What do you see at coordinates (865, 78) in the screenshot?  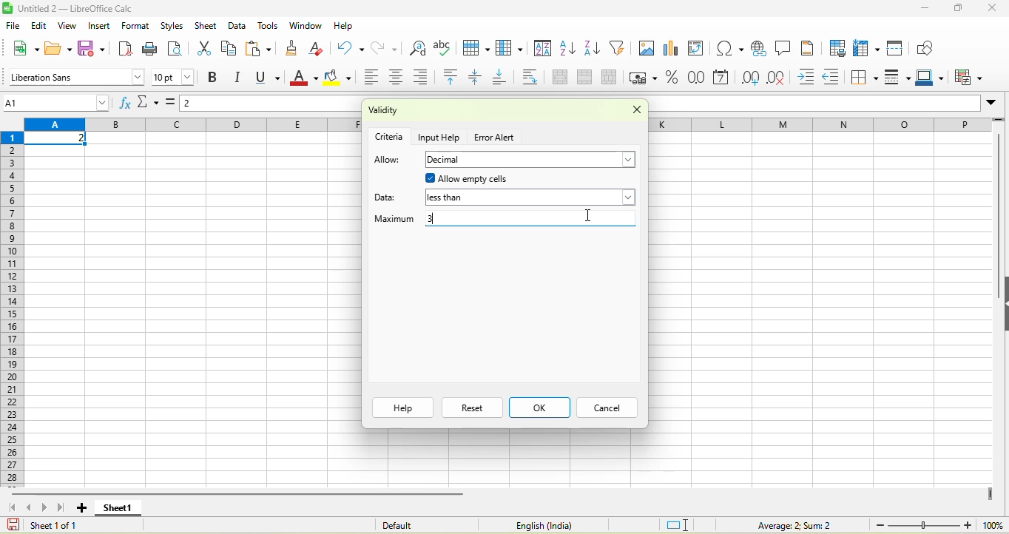 I see `borders` at bounding box center [865, 78].